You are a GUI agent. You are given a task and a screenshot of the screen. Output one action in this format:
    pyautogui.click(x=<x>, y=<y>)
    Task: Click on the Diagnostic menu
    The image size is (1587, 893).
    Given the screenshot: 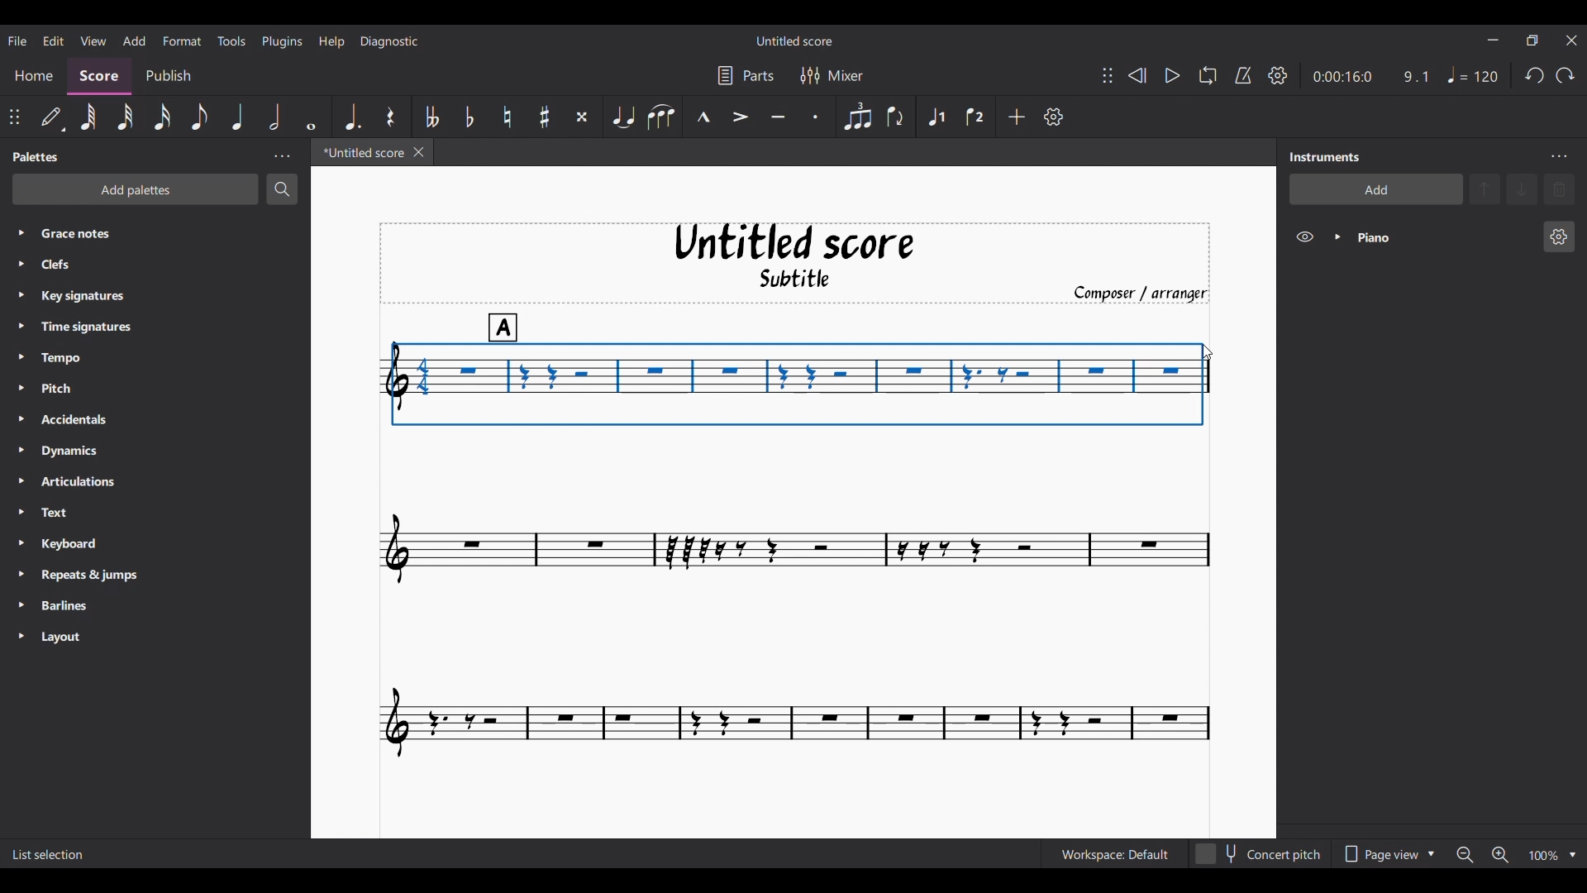 What is the action you would take?
    pyautogui.click(x=390, y=41)
    